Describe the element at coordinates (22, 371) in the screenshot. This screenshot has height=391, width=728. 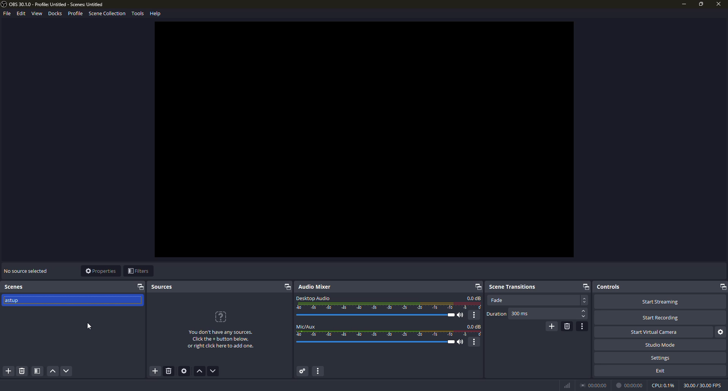
I see `remove selected scene` at that location.